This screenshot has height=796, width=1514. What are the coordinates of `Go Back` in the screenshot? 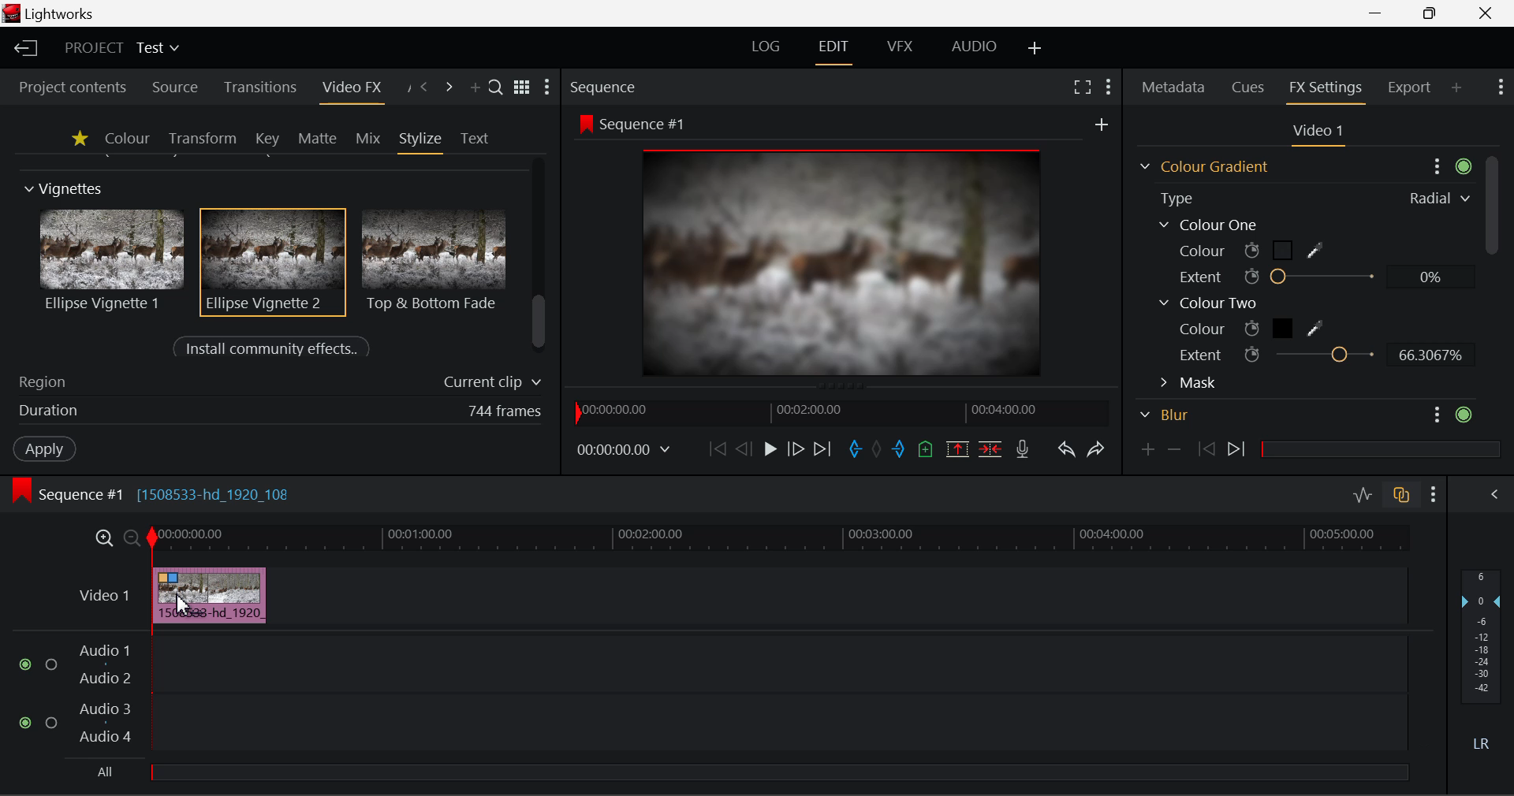 It's located at (744, 449).